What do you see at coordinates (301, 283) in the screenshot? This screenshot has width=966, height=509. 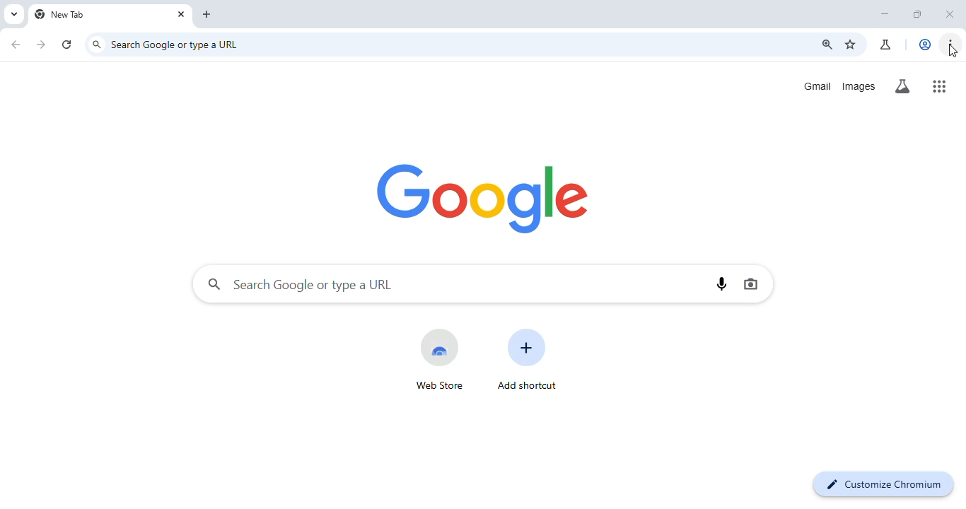 I see `search Google or type a URL` at bounding box center [301, 283].